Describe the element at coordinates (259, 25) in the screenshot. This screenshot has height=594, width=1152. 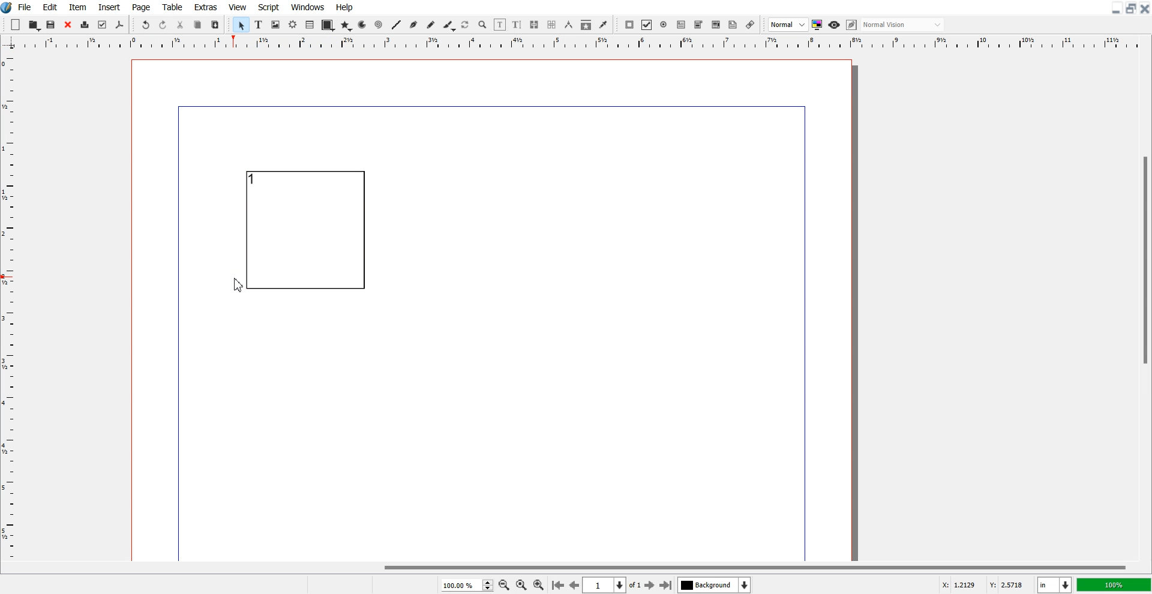
I see `Text Frame` at that location.